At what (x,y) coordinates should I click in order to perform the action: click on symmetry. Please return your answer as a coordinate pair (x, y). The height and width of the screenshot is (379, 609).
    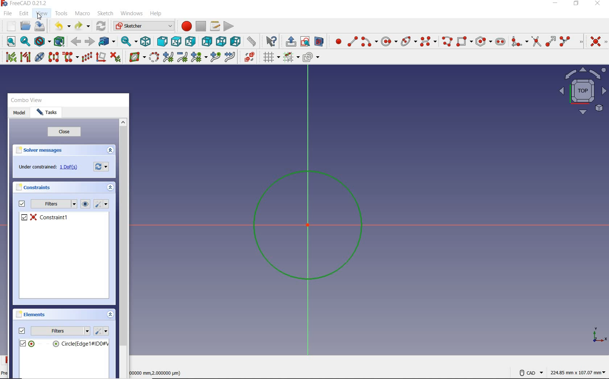
    Looking at the image, I should click on (54, 57).